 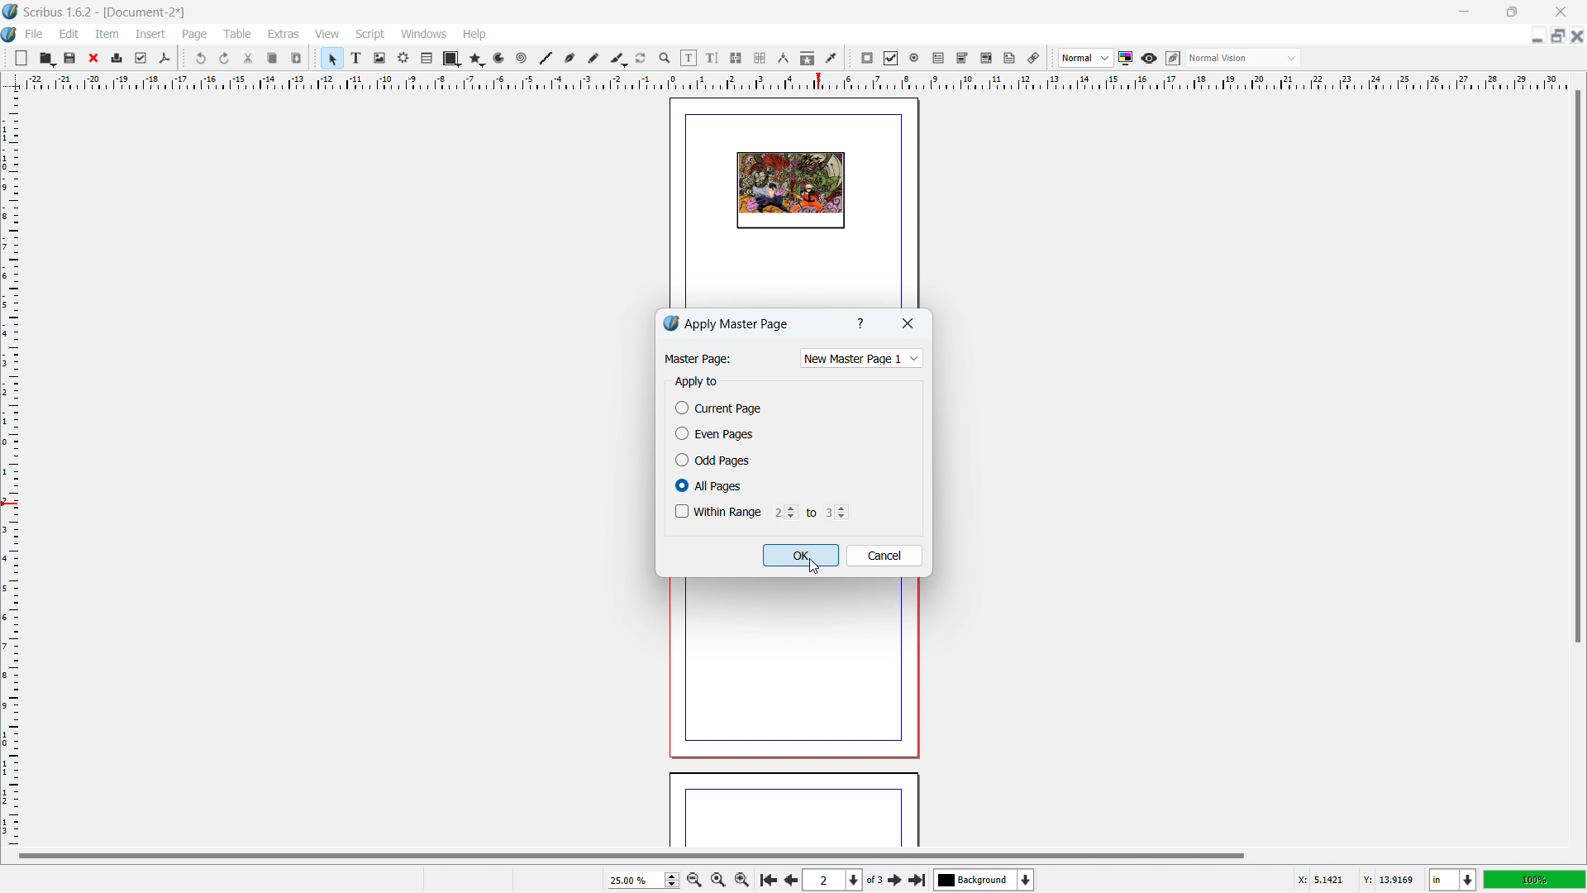 I want to click on cursor, so click(x=813, y=565).